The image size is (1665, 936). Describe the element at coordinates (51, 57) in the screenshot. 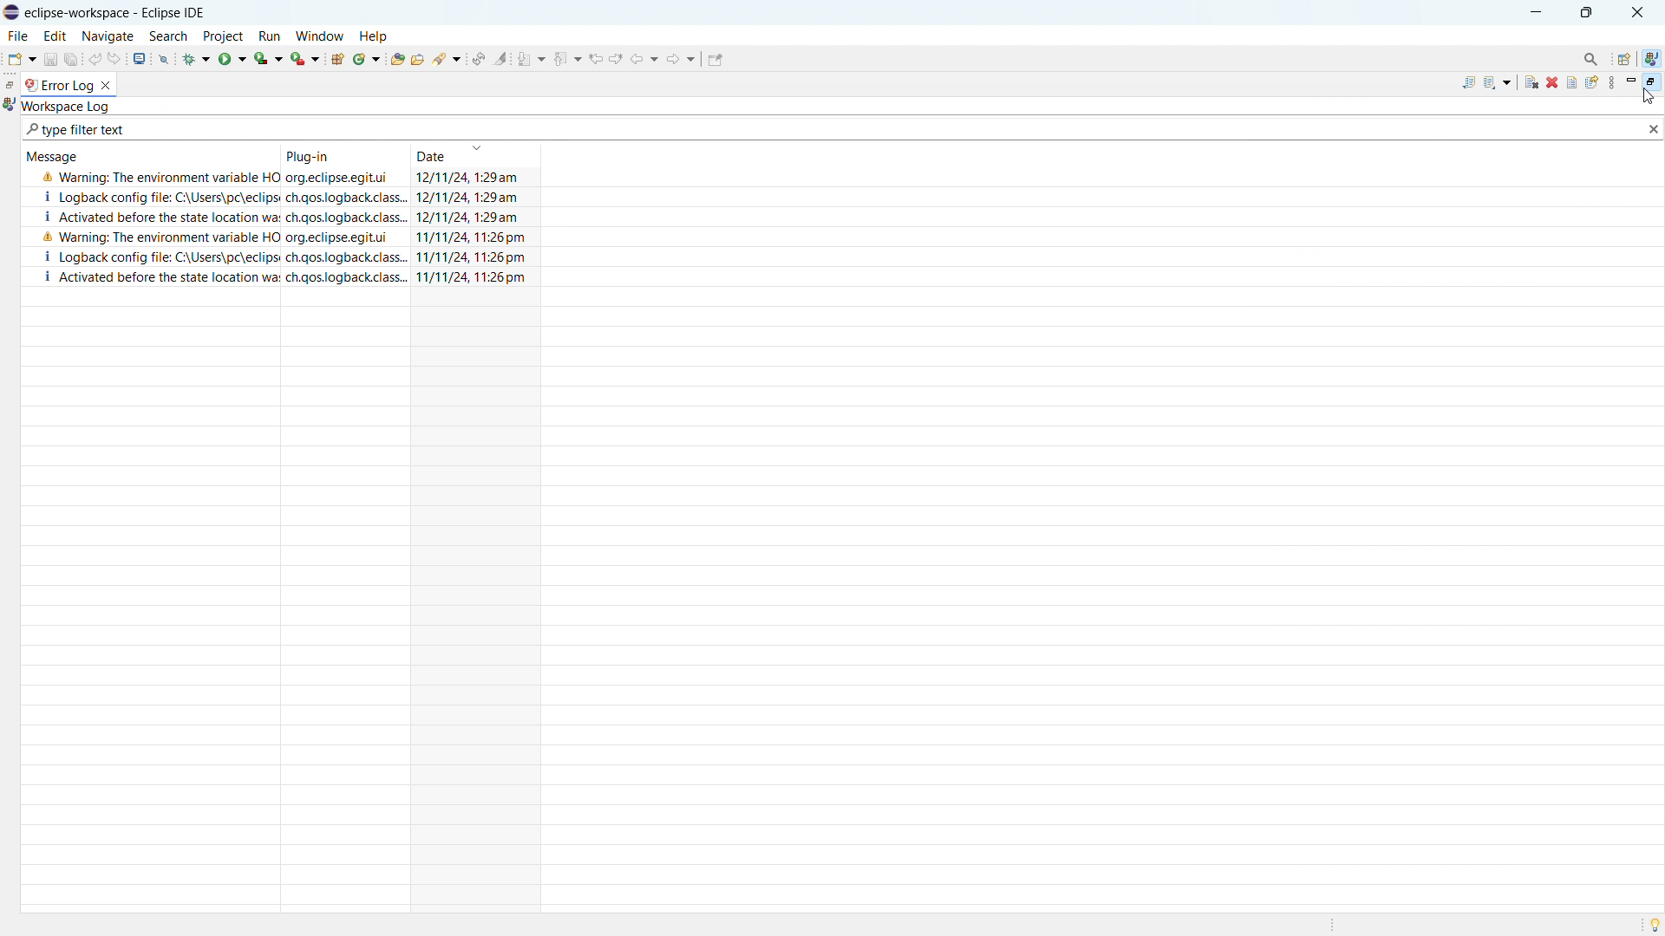

I see `save` at that location.